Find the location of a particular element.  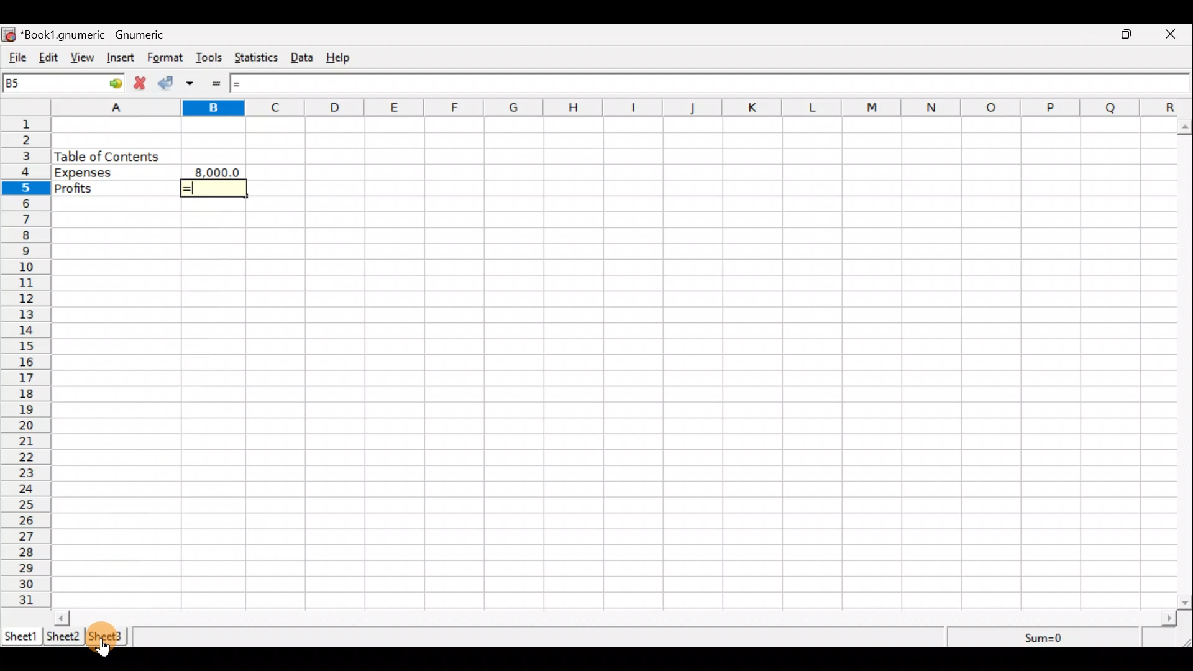

Sum=0 is located at coordinates (1045, 639).